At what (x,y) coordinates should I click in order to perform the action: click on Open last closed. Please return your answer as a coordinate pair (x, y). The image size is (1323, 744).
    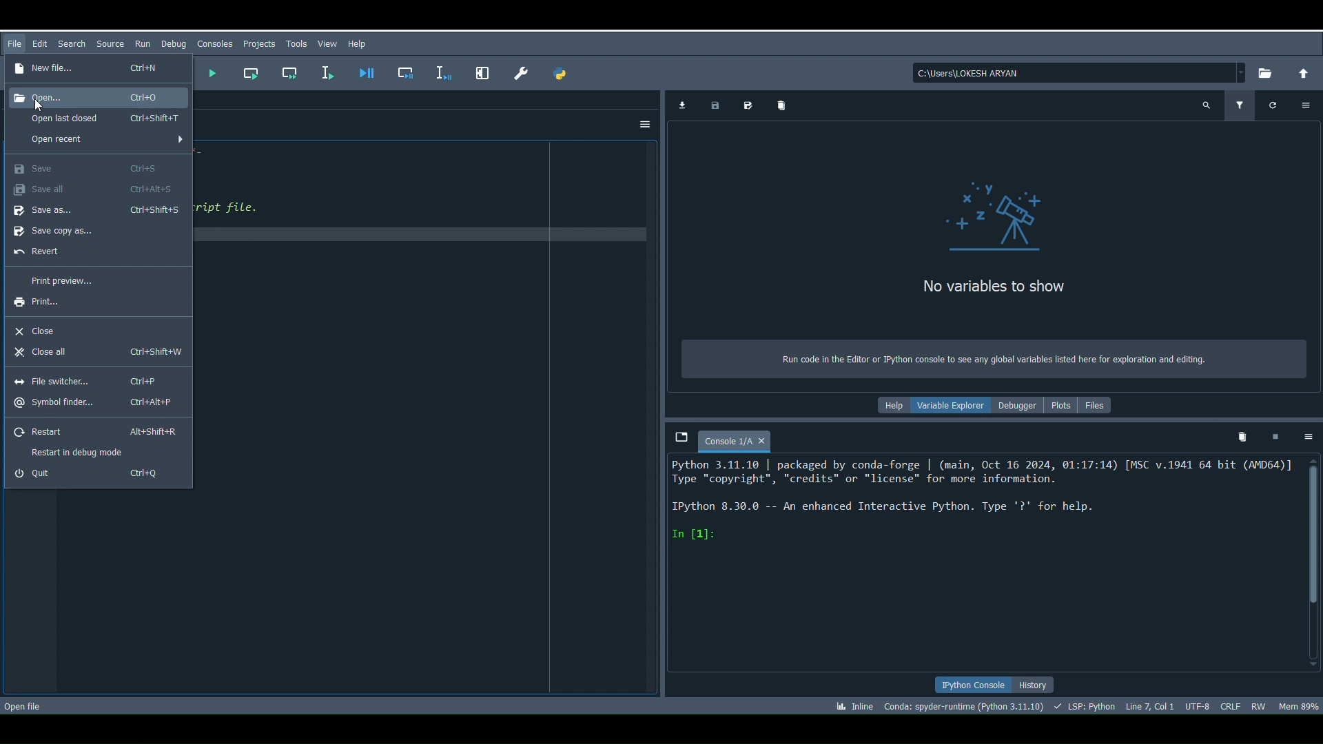
    Looking at the image, I should click on (96, 119).